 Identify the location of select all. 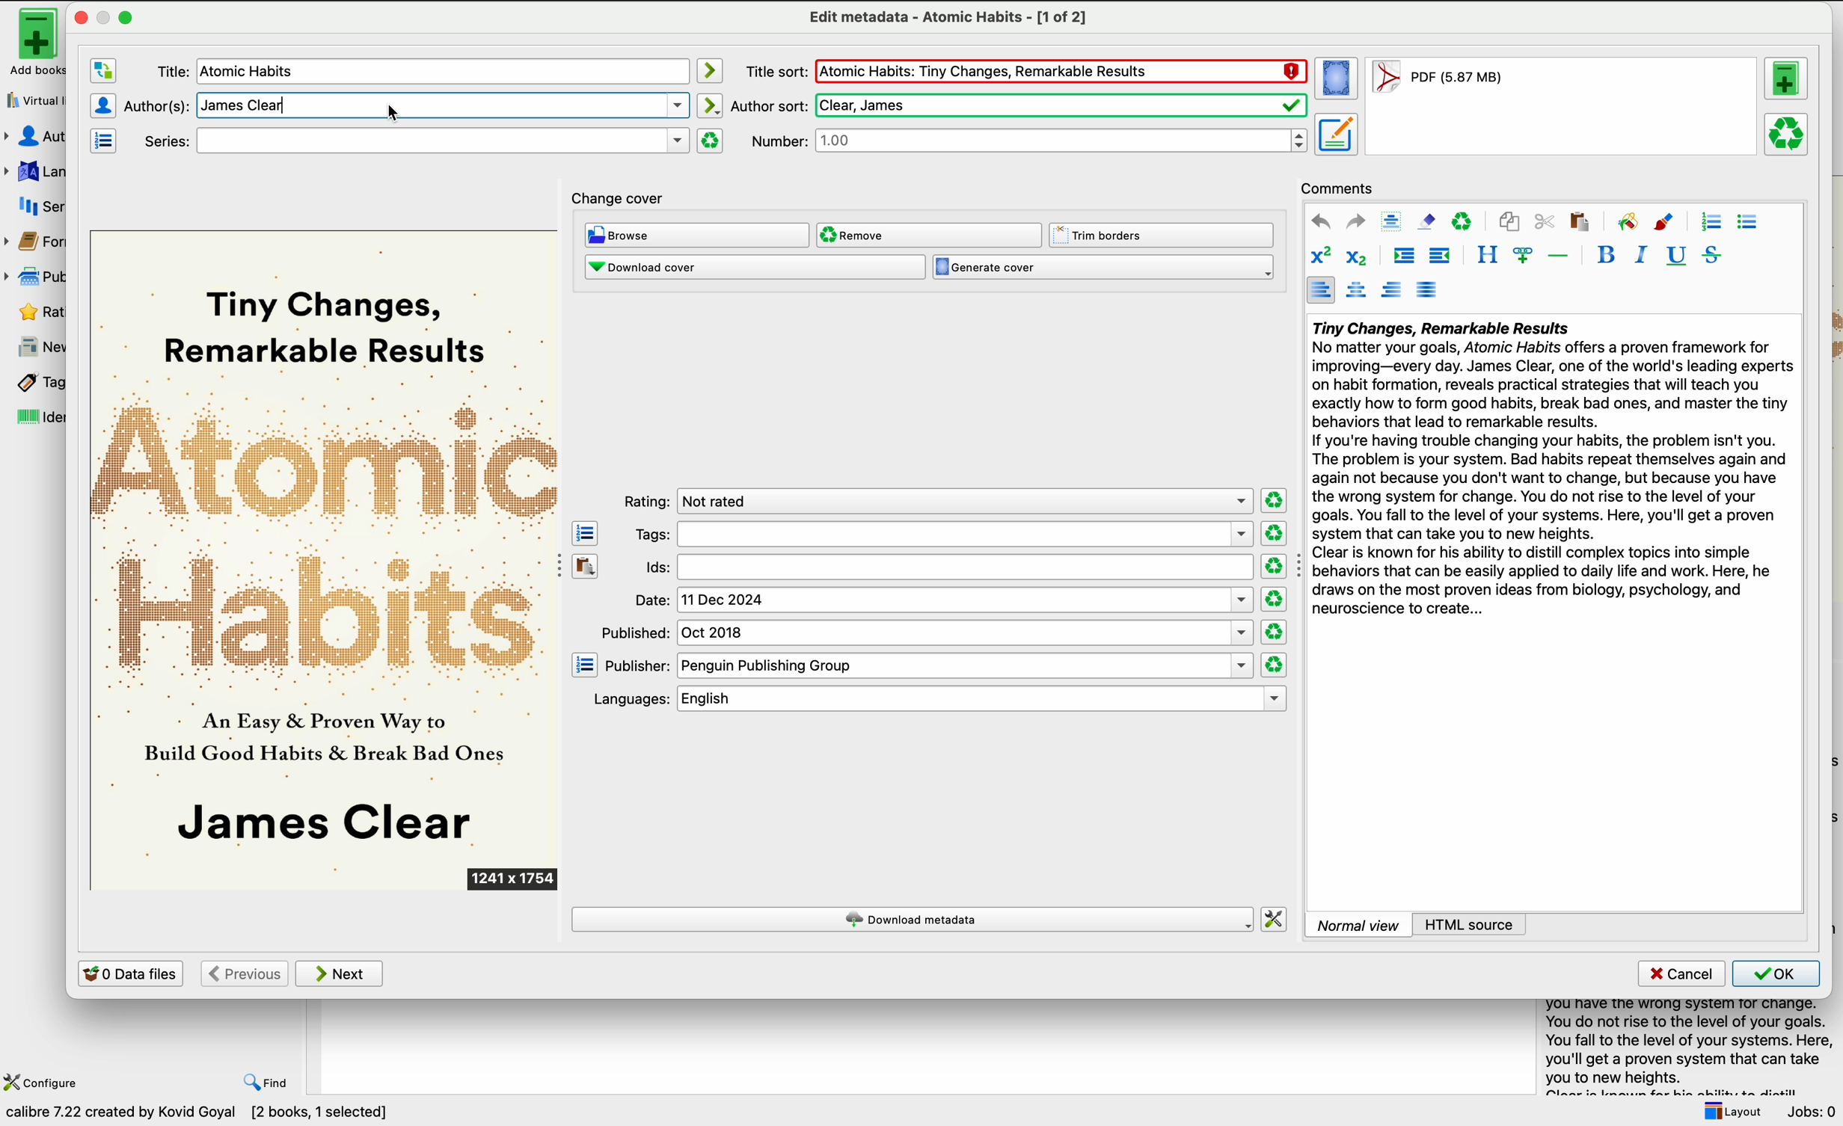
(1392, 221).